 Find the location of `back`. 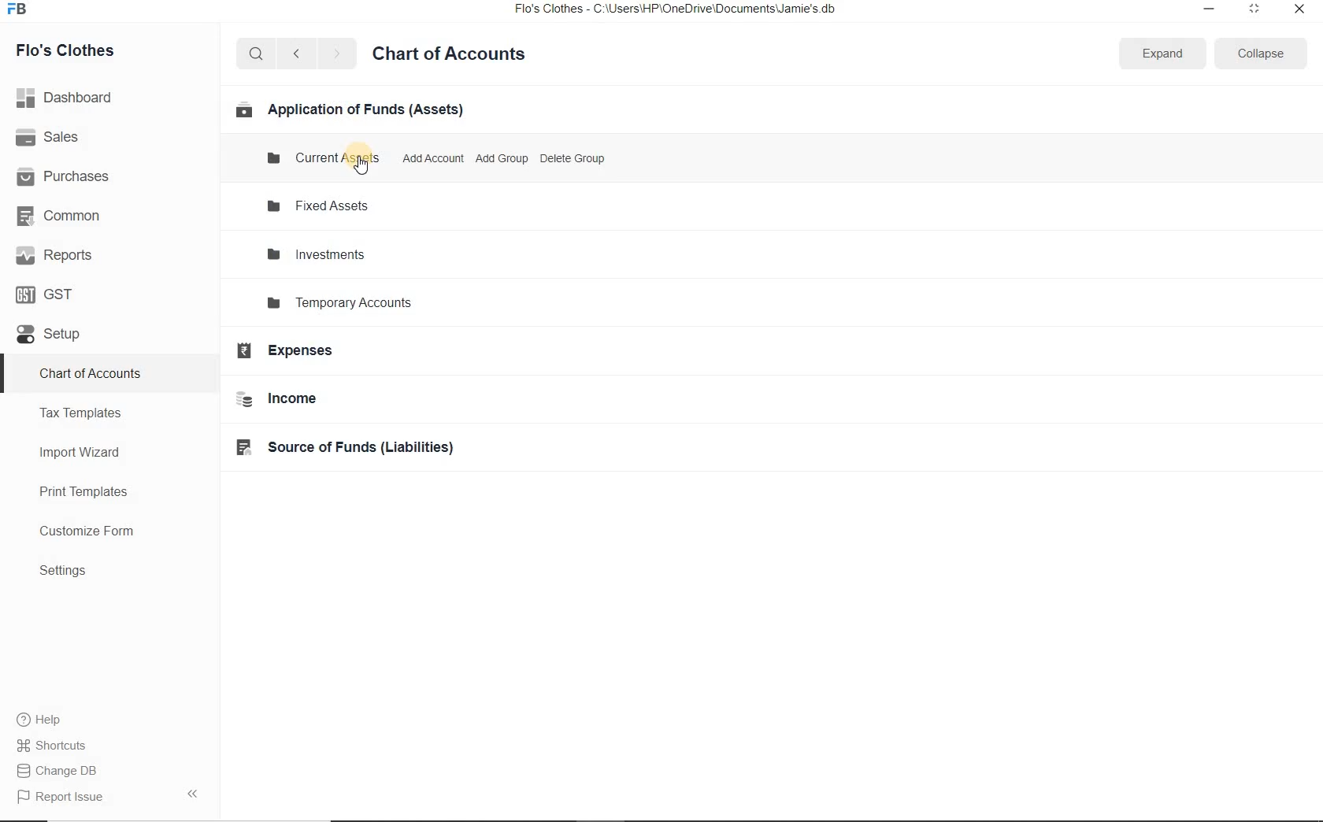

back is located at coordinates (296, 53).